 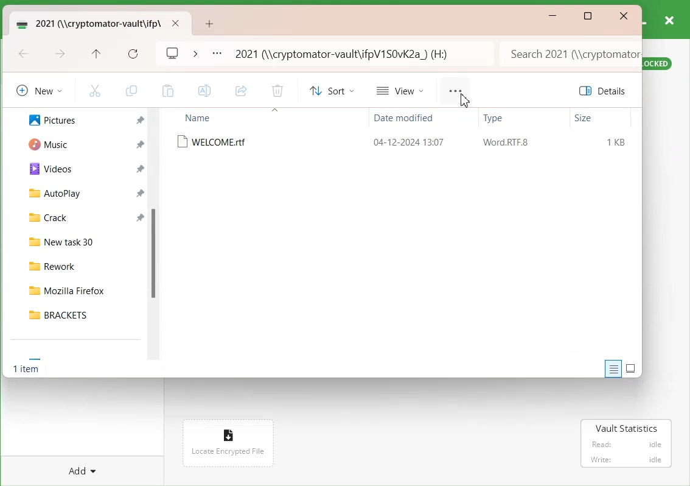 I want to click on BRACKETS, so click(x=80, y=314).